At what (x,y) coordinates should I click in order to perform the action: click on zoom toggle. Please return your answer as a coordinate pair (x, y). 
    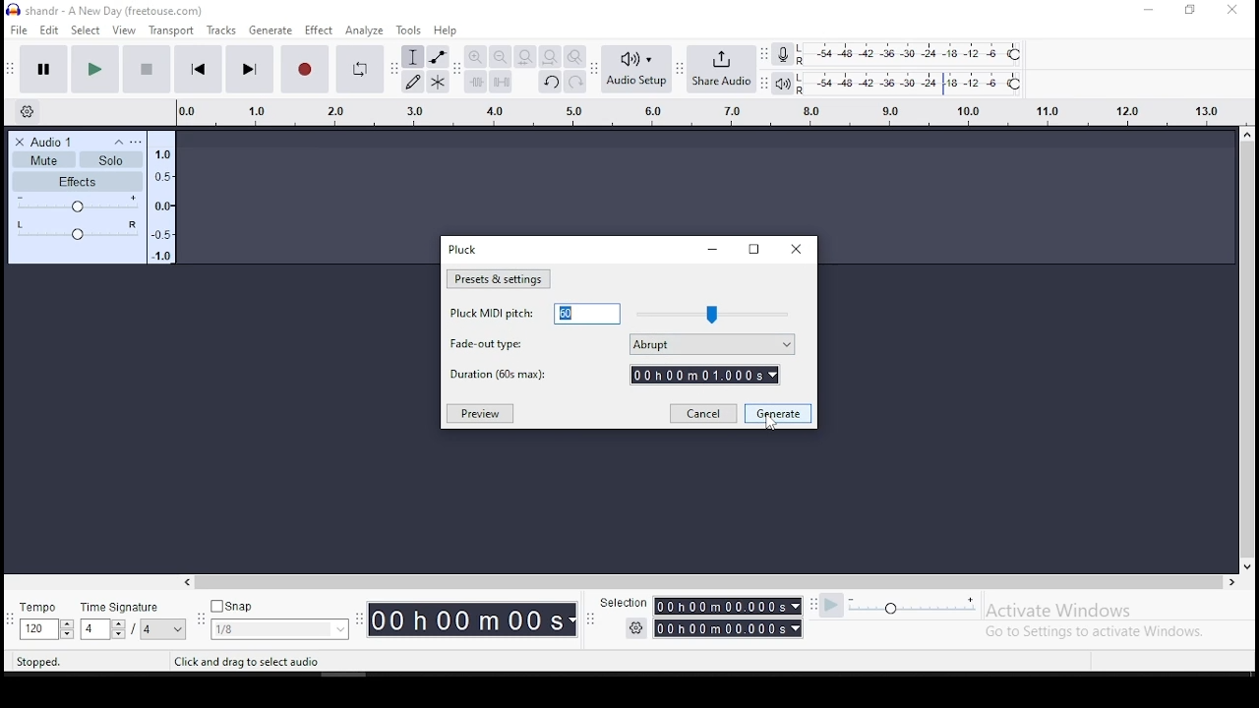
    Looking at the image, I should click on (576, 57).